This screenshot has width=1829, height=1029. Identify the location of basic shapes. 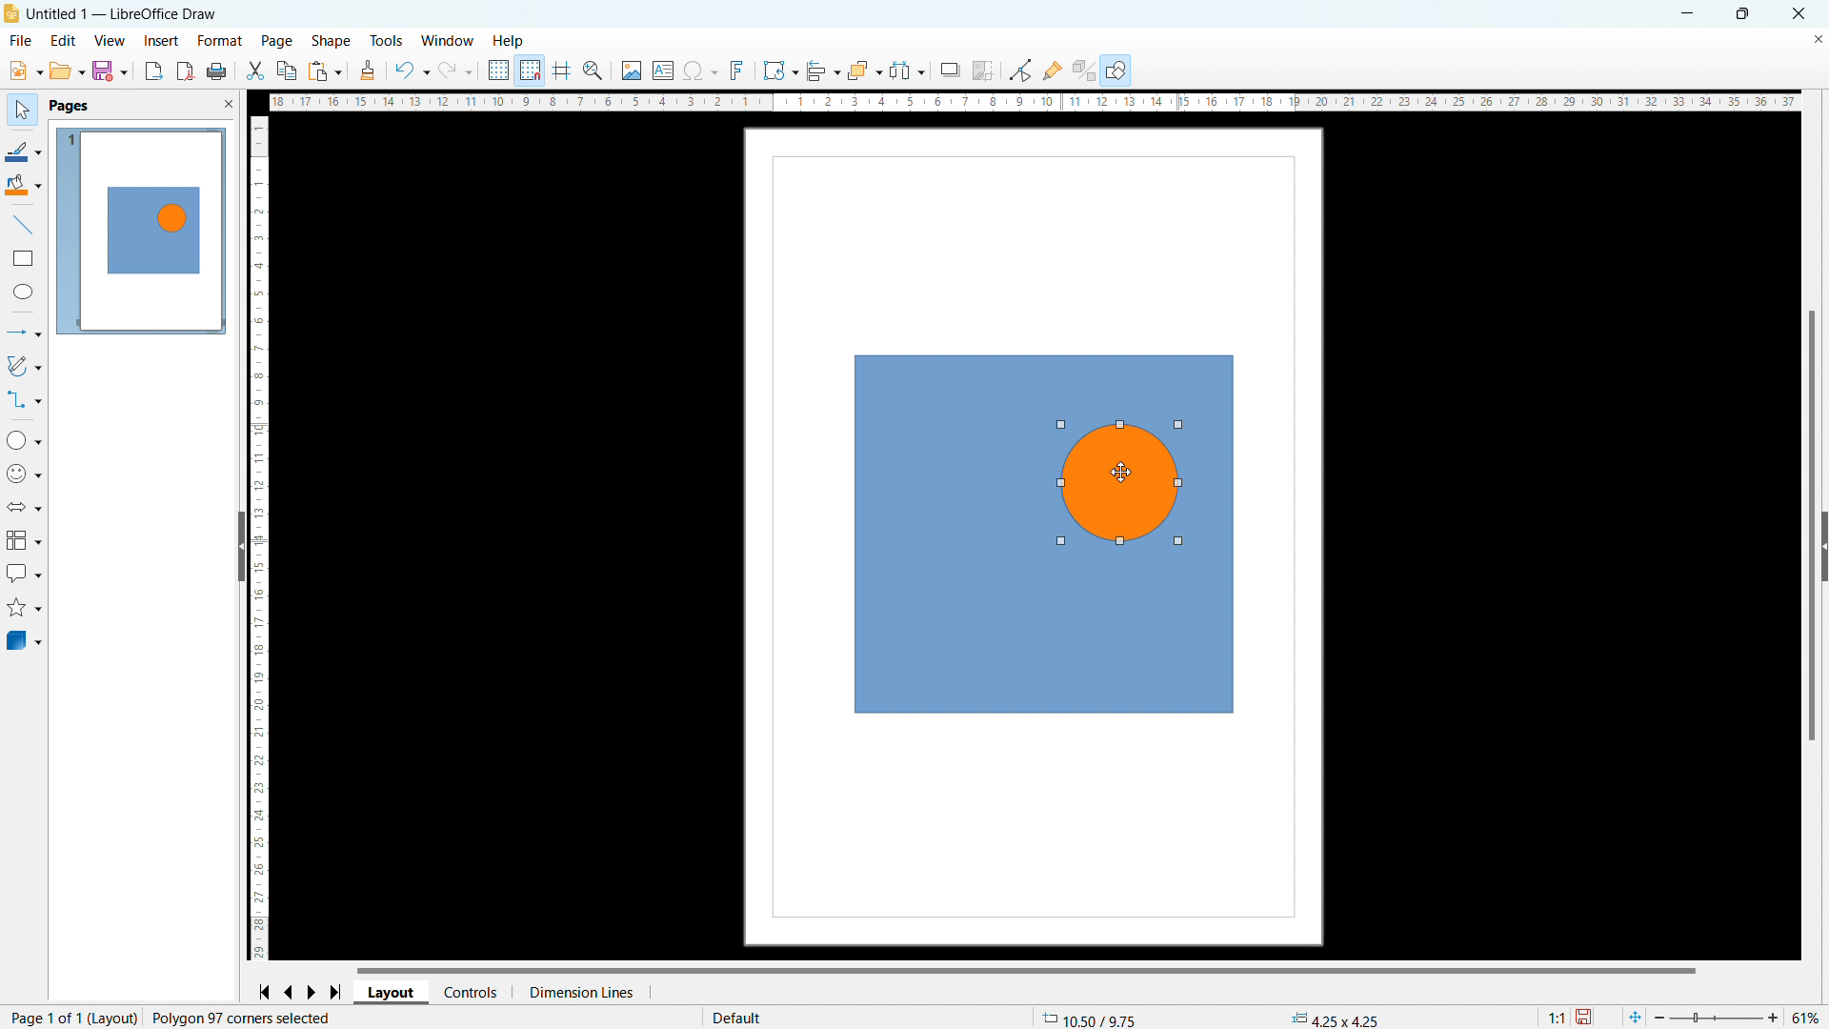
(24, 439).